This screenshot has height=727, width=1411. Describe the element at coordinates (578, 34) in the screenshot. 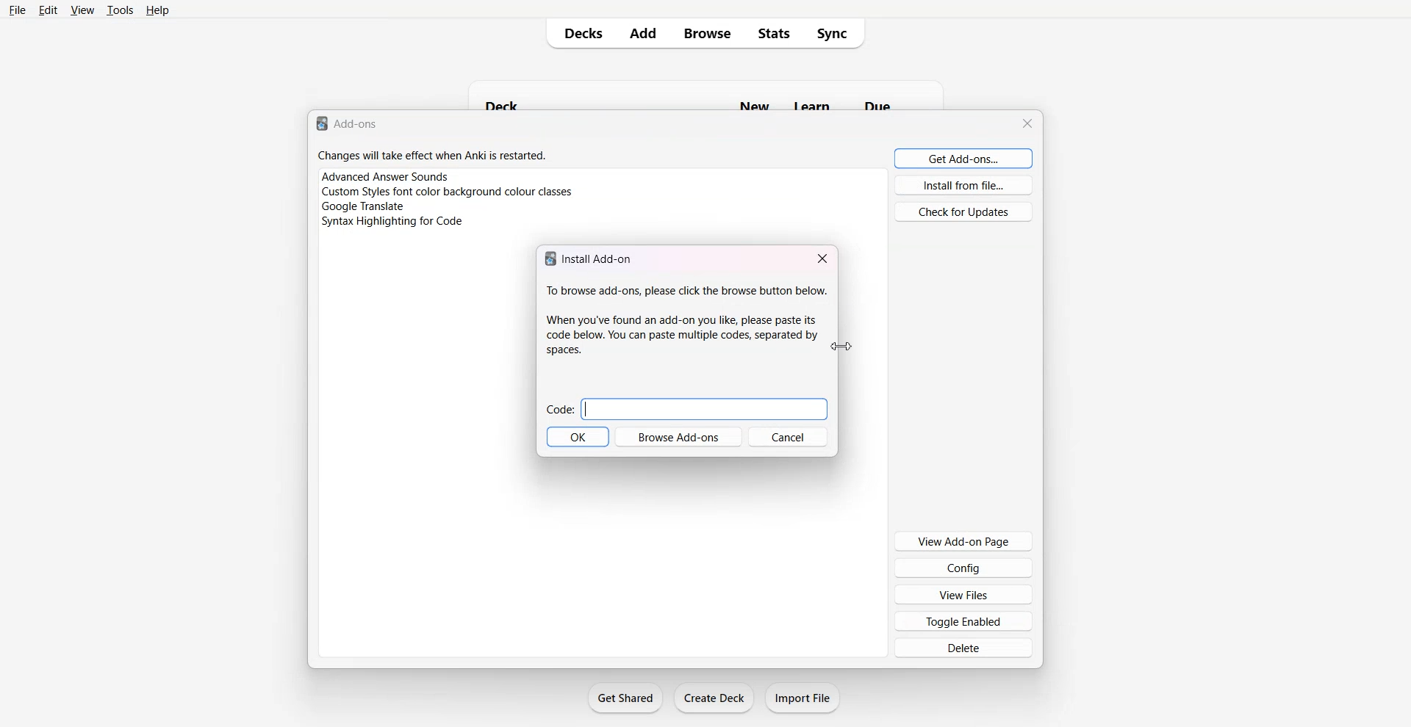

I see `Decks` at that location.